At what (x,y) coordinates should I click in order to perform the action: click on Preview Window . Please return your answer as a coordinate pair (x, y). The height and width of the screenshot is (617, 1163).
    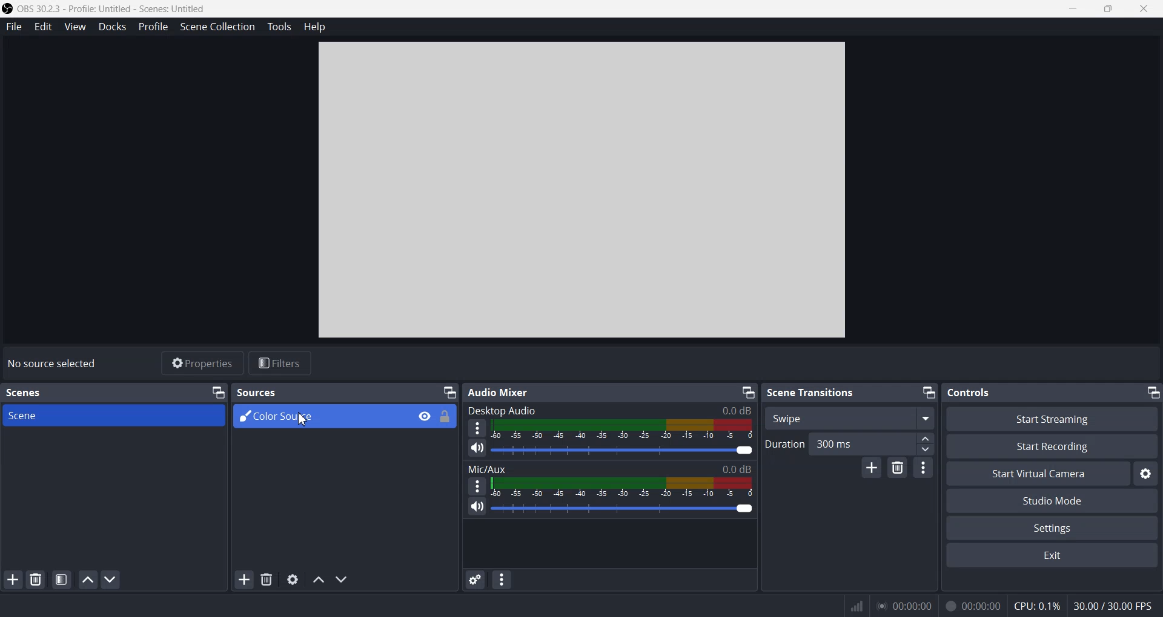
    Looking at the image, I should click on (584, 191).